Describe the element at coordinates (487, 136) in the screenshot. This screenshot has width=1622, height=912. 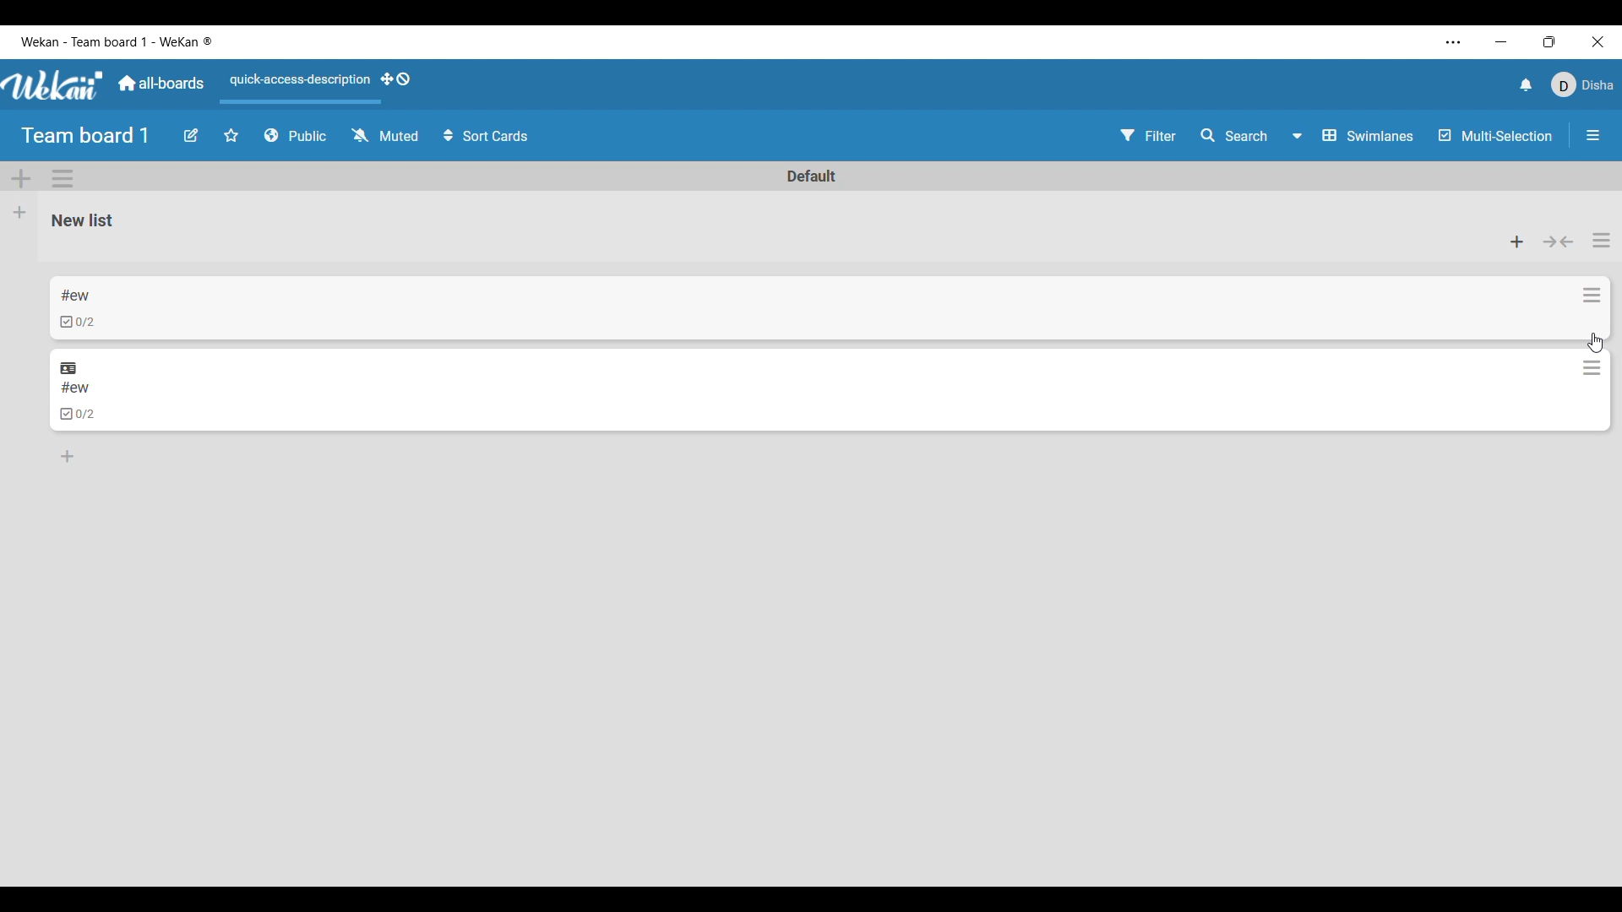
I see `Sort cards` at that location.